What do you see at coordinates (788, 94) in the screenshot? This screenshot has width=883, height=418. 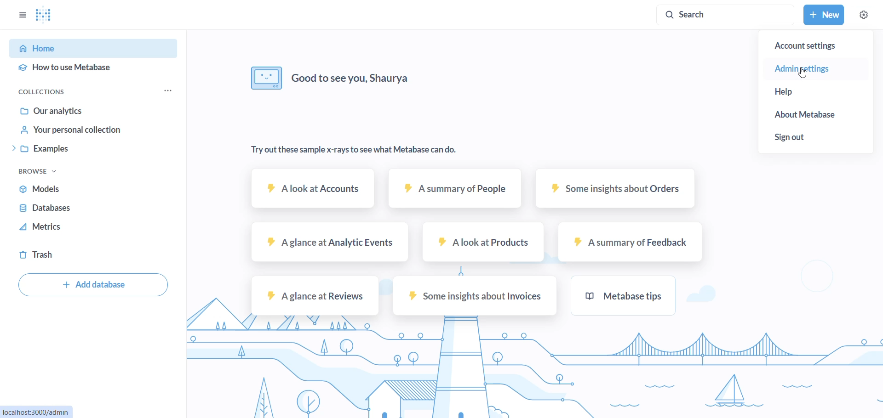 I see `help` at bounding box center [788, 94].